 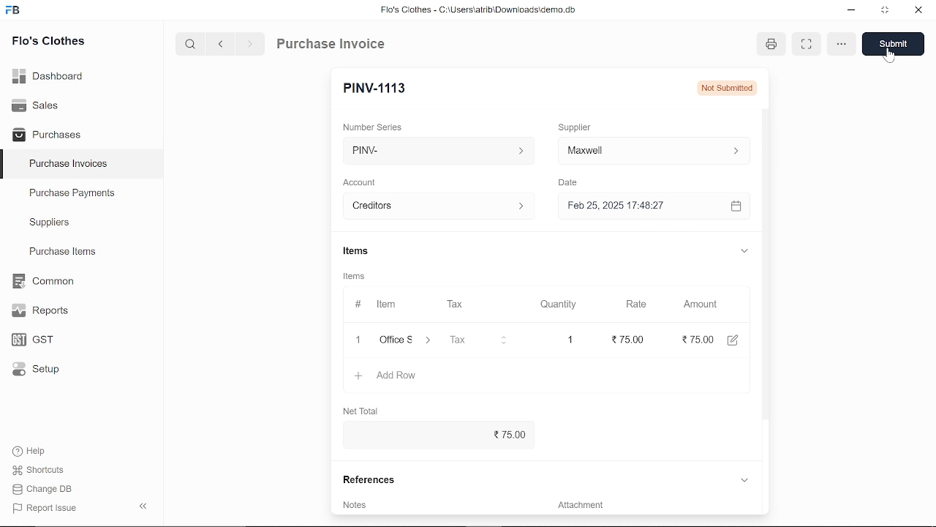 I want to click on previous, so click(x=222, y=45).